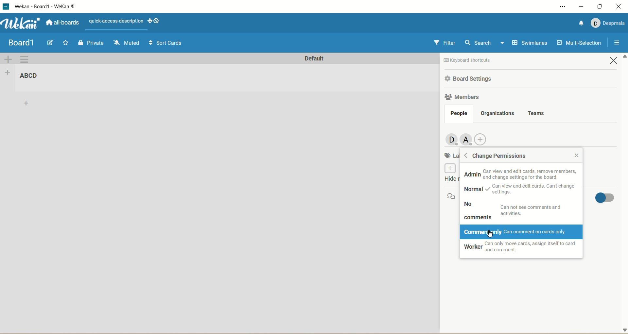 The image size is (628, 334). I want to click on comment only, so click(523, 232).